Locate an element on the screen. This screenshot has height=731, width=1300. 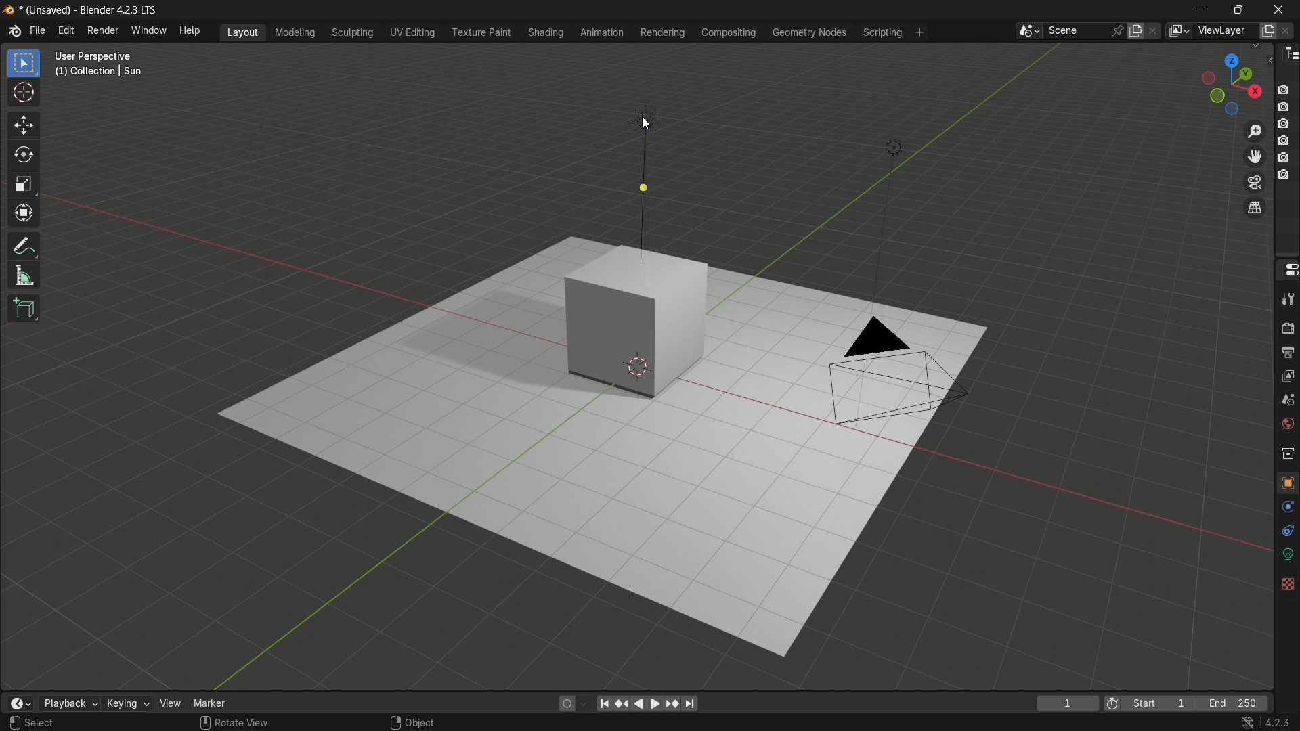
animation is located at coordinates (601, 32).